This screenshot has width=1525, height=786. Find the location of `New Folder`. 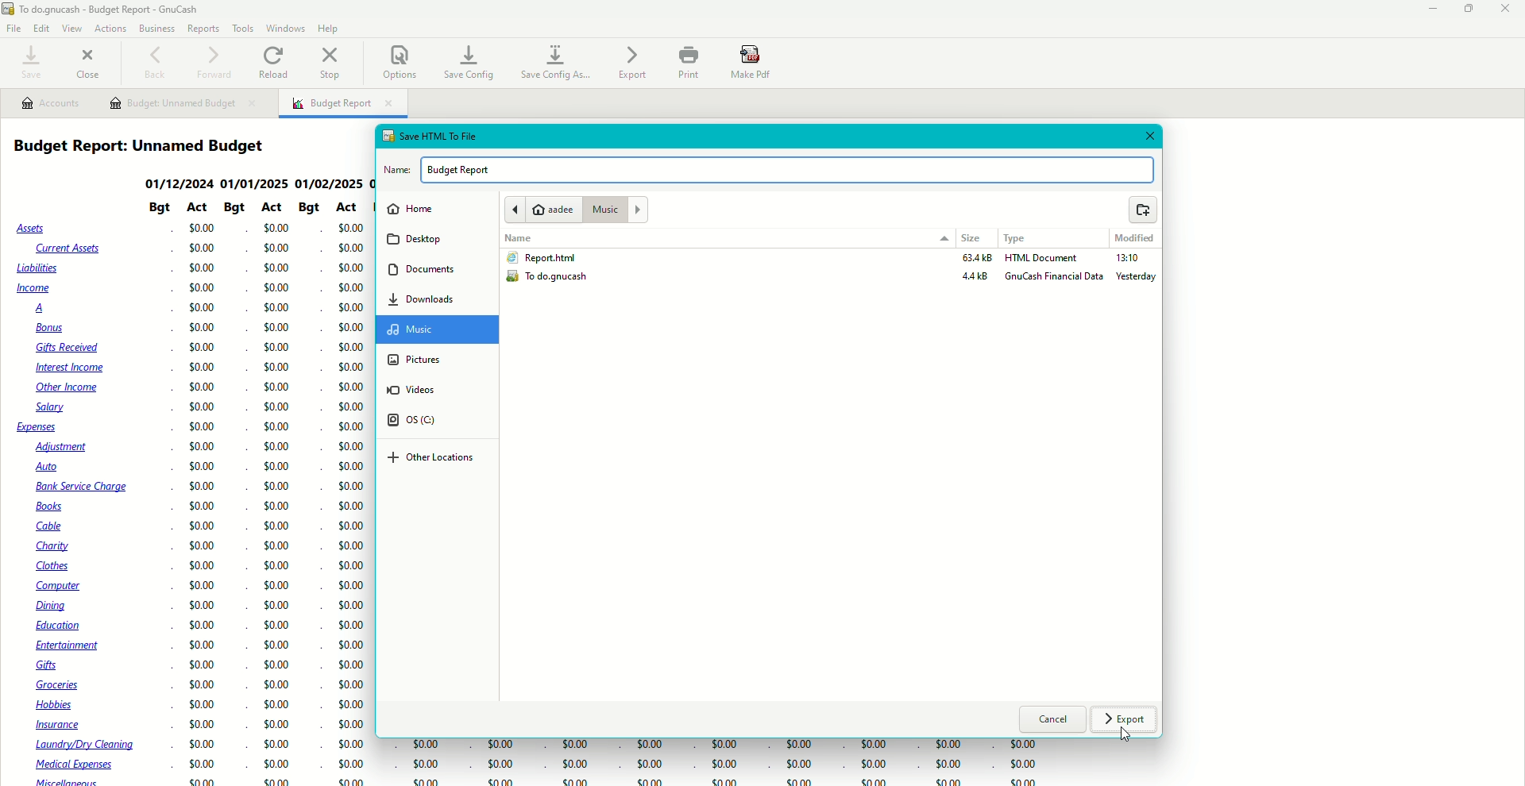

New Folder is located at coordinates (1143, 211).